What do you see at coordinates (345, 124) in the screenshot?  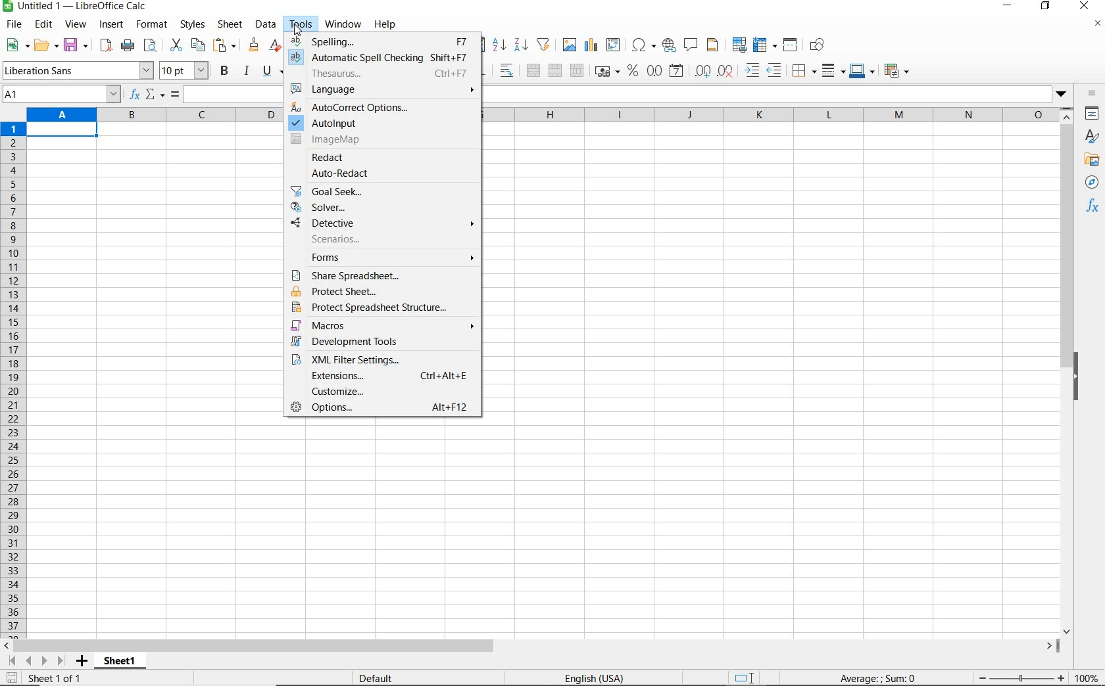 I see `autoinput` at bounding box center [345, 124].